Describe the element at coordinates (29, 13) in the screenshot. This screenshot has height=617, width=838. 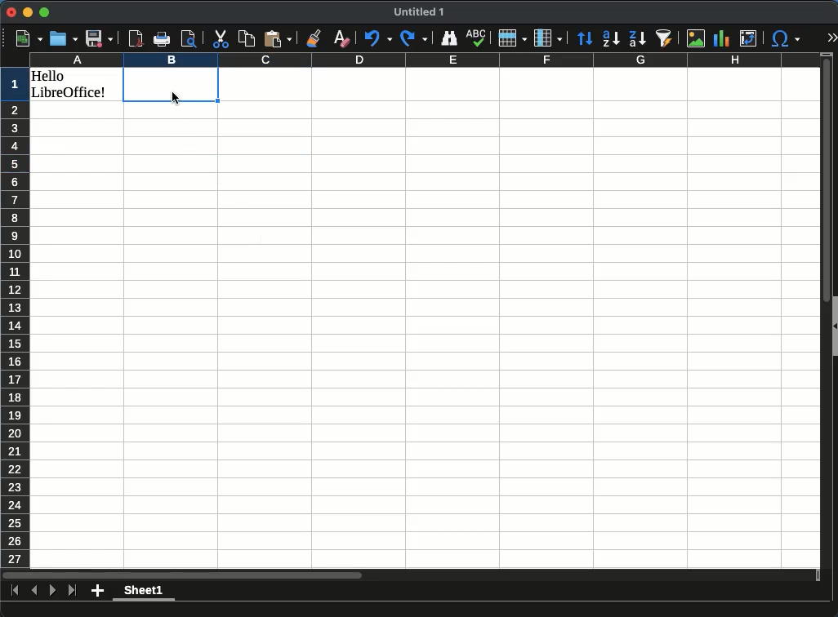
I see `minimize` at that location.